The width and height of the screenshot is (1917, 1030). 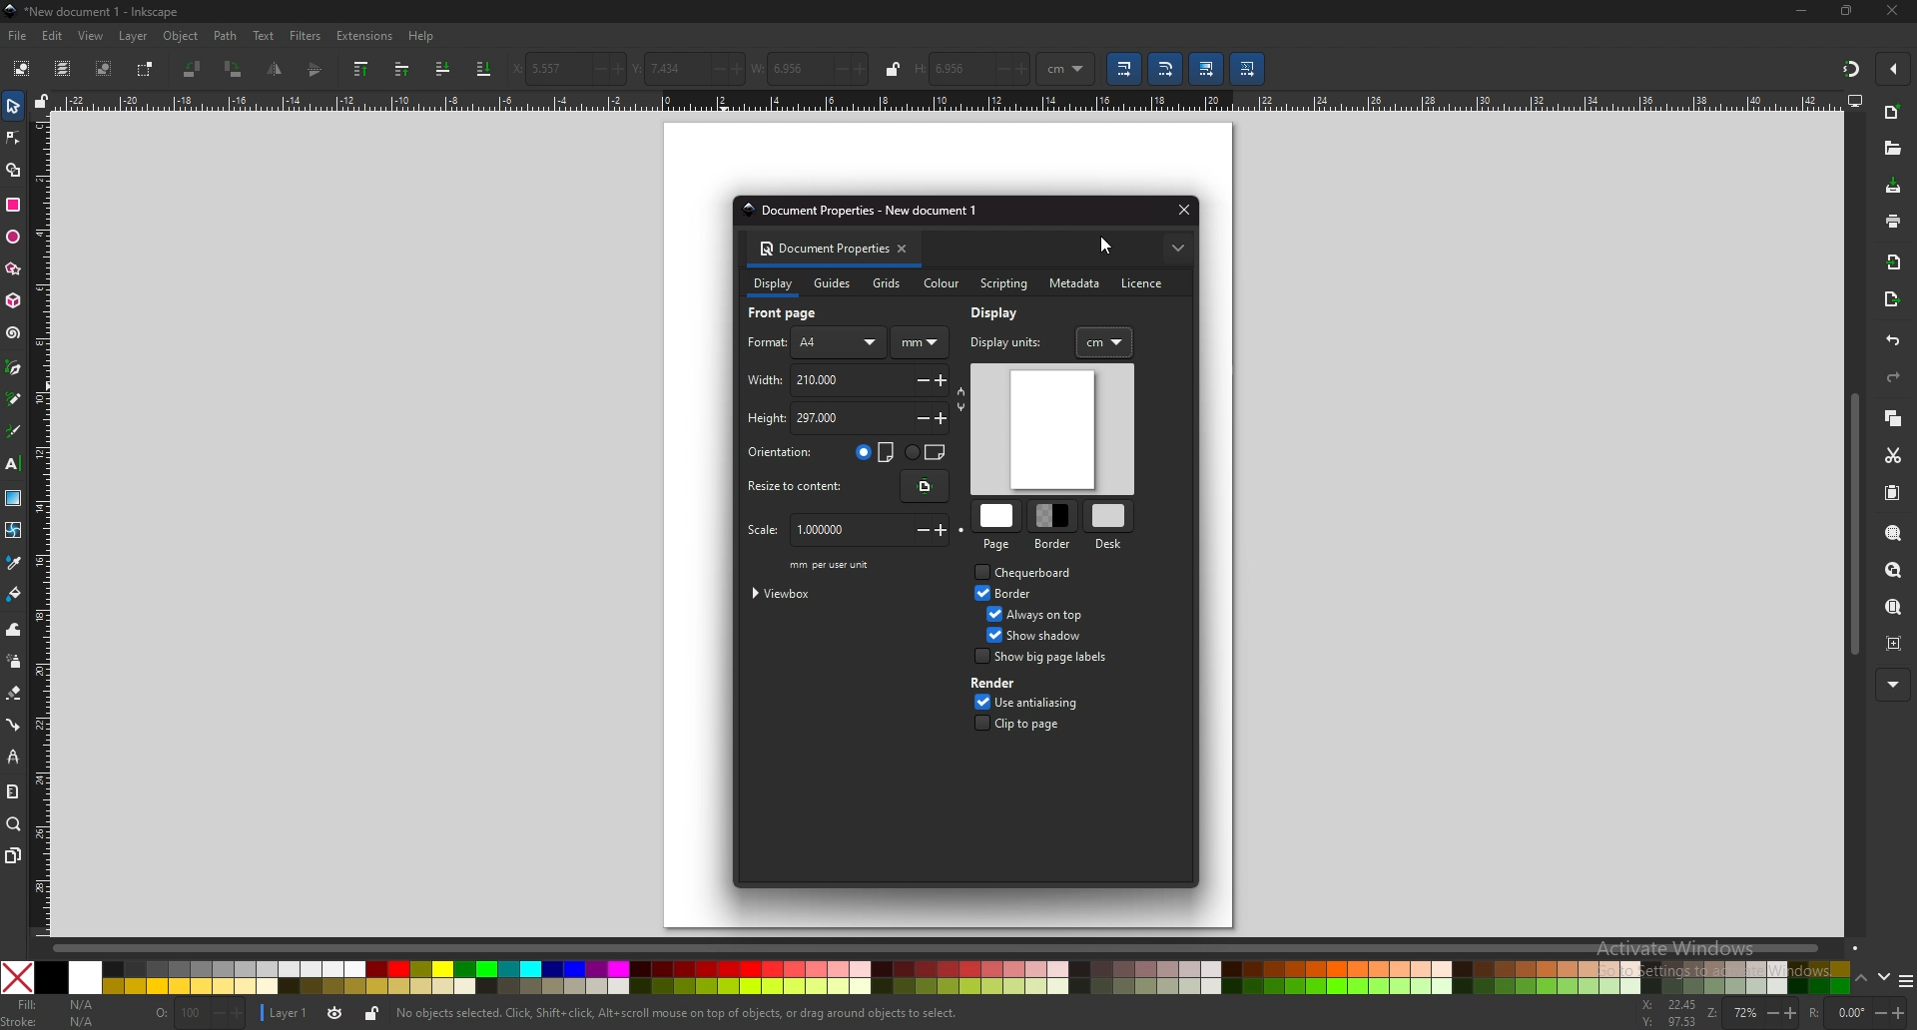 What do you see at coordinates (925, 487) in the screenshot?
I see `resize content` at bounding box center [925, 487].